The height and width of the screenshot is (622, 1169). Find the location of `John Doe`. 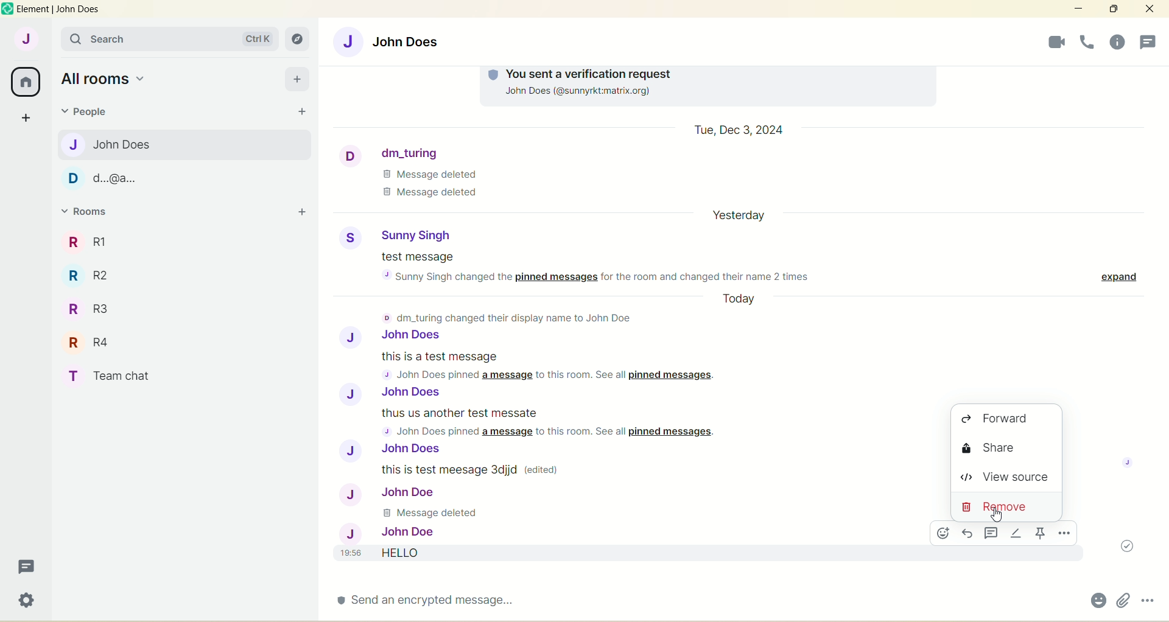

John Doe is located at coordinates (387, 531).